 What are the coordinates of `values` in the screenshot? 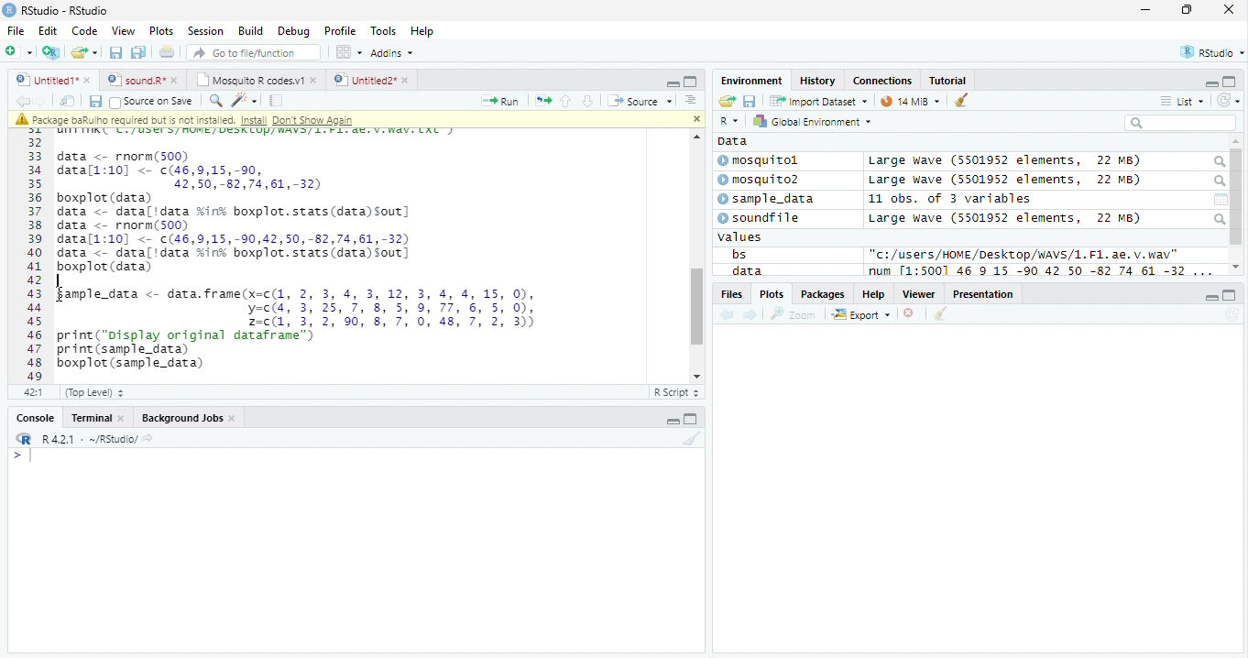 It's located at (740, 237).